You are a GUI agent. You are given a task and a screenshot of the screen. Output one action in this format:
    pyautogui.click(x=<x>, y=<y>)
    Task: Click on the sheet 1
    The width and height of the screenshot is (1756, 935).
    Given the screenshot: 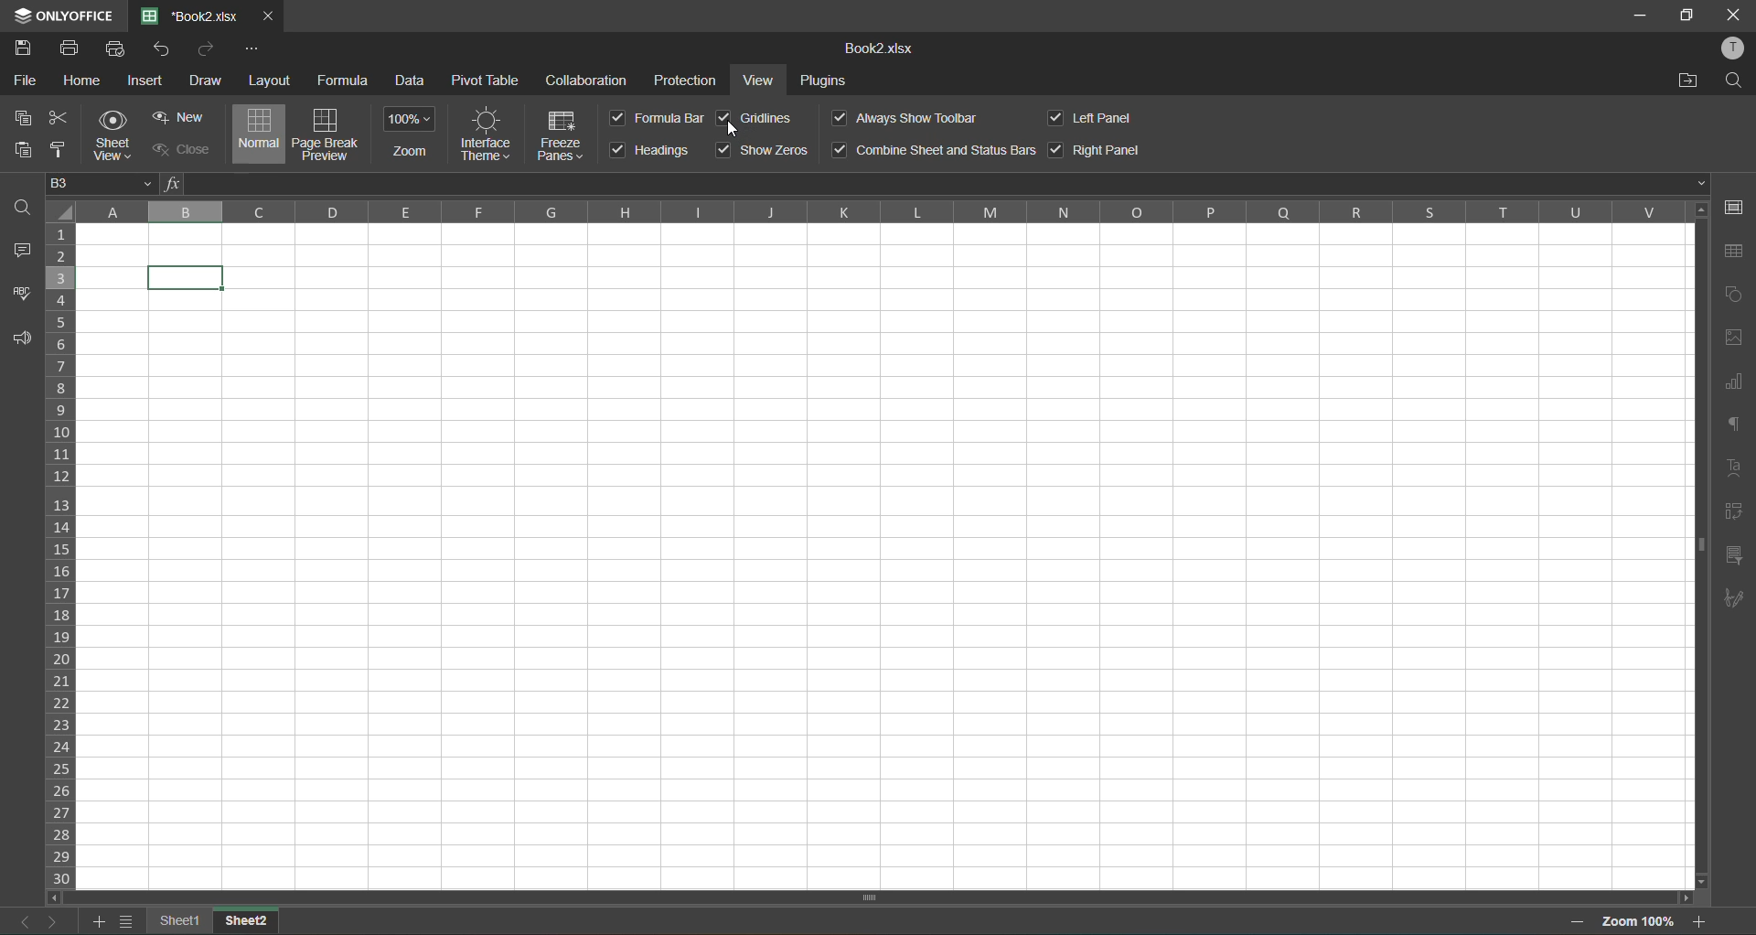 What is the action you would take?
    pyautogui.click(x=181, y=920)
    